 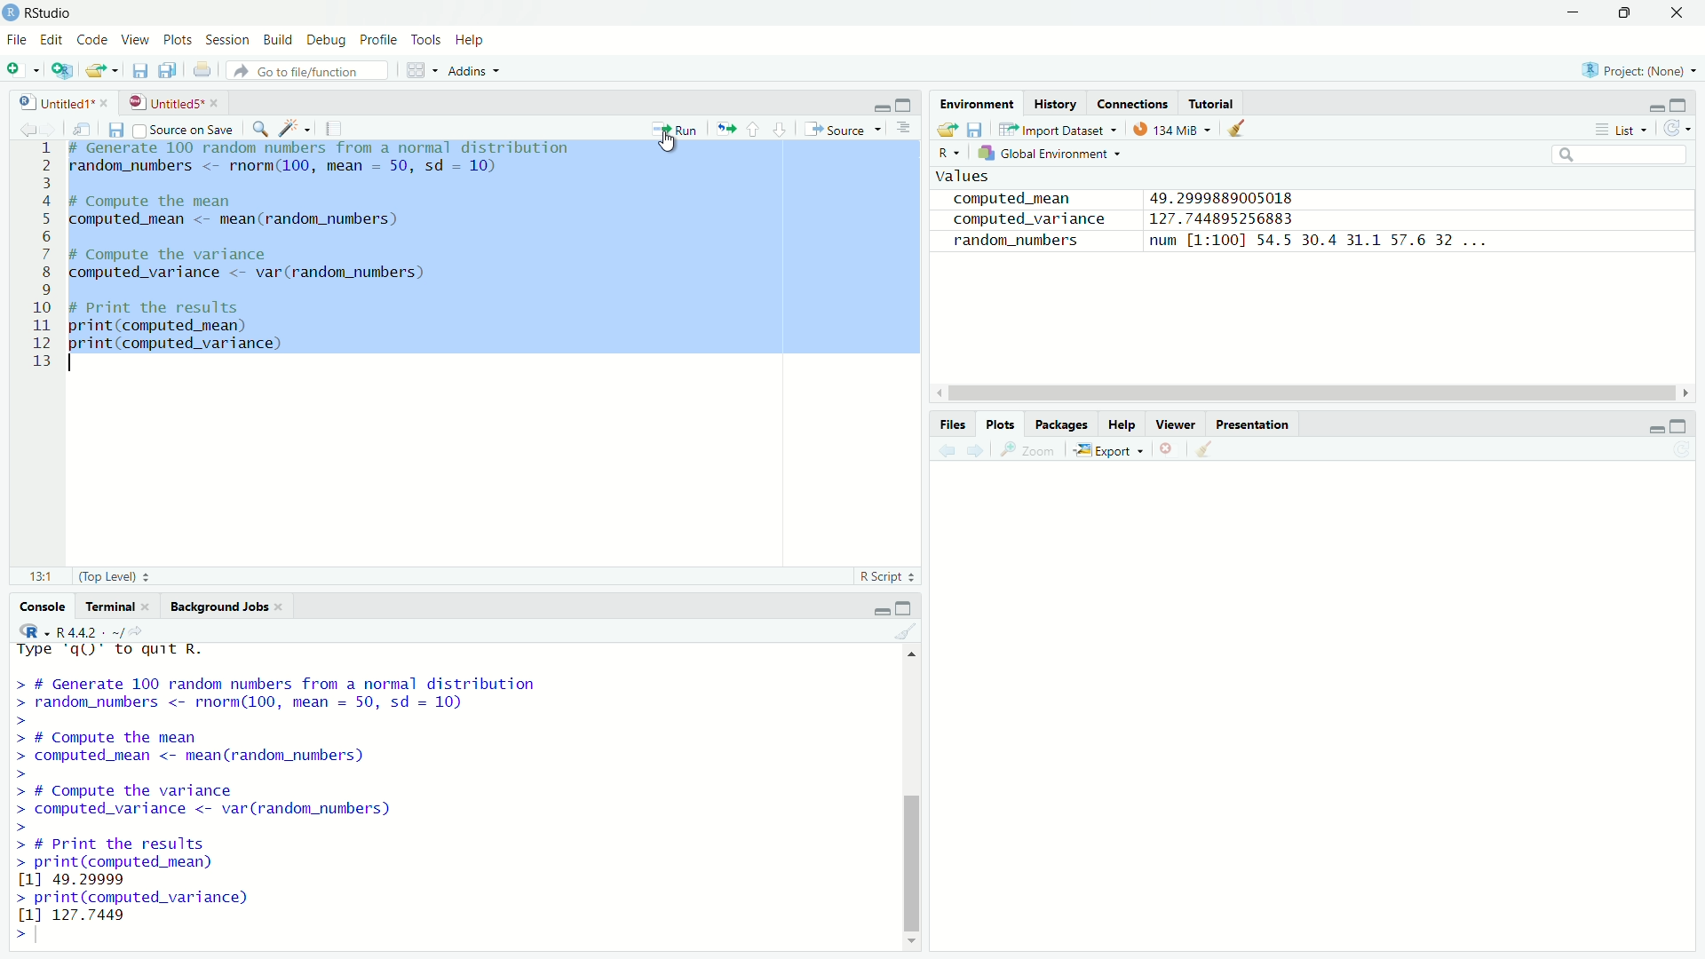 What do you see at coordinates (420, 70) in the screenshot?
I see `workspace panes` at bounding box center [420, 70].